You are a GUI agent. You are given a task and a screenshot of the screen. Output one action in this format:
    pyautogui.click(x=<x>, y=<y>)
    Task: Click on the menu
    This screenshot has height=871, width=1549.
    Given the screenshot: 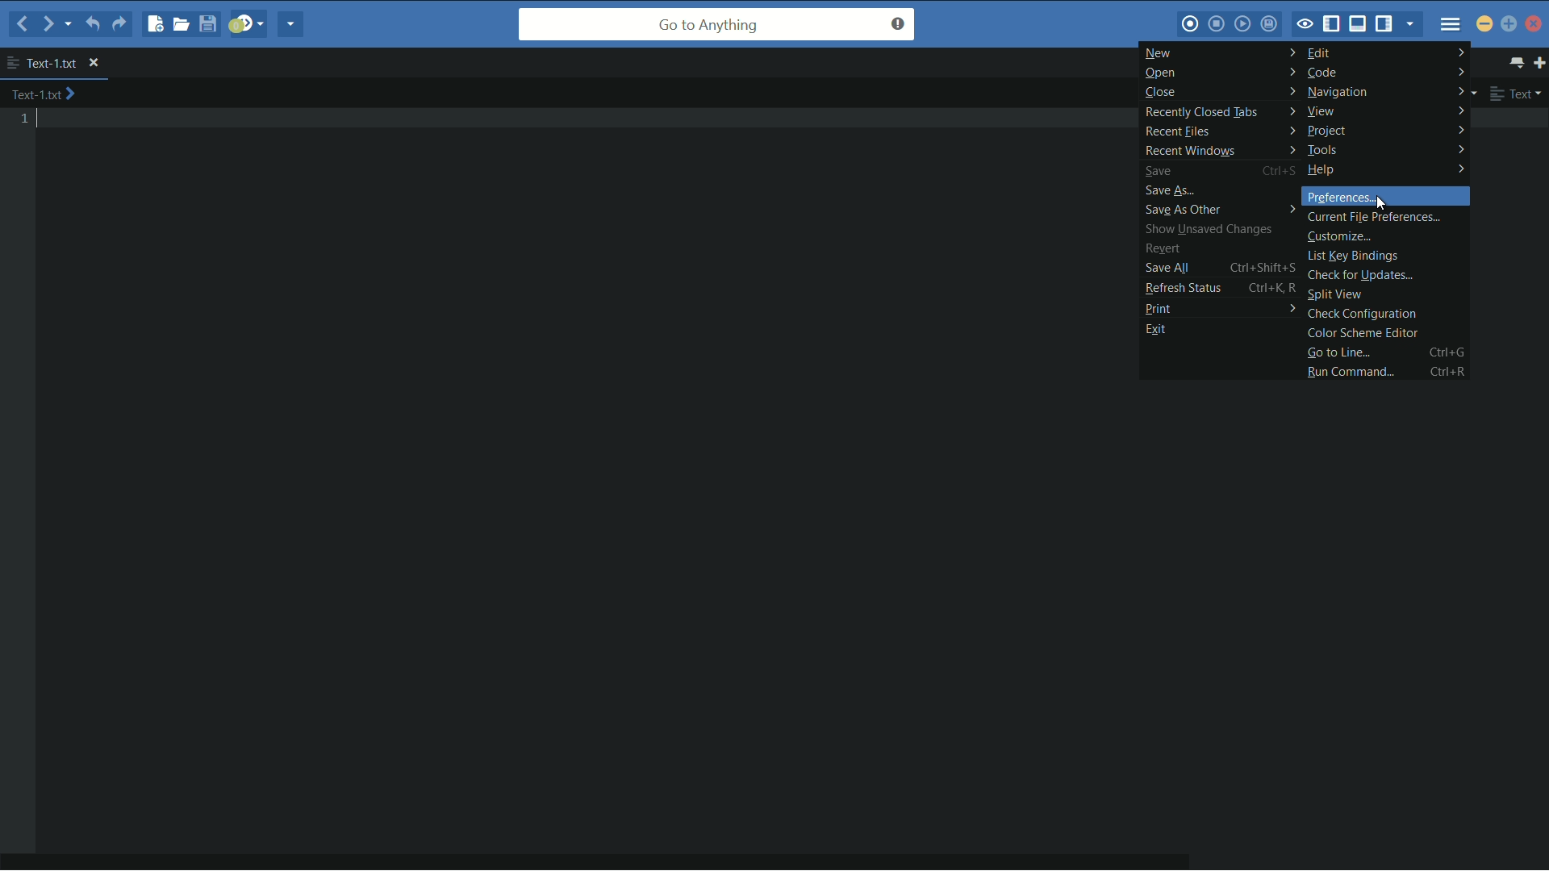 What is the action you would take?
    pyautogui.click(x=1451, y=19)
    